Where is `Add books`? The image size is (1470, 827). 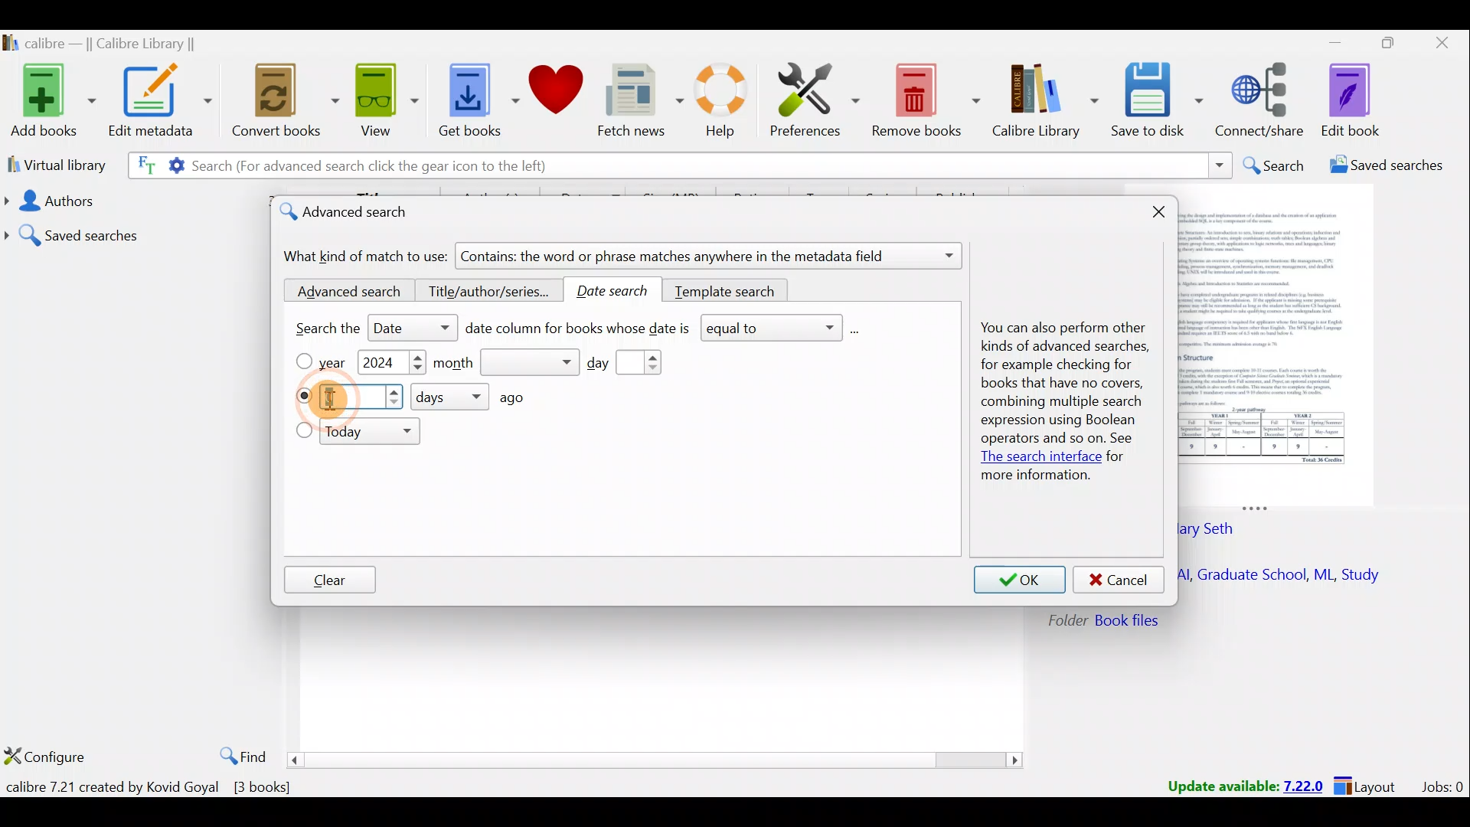 Add books is located at coordinates (50, 98).